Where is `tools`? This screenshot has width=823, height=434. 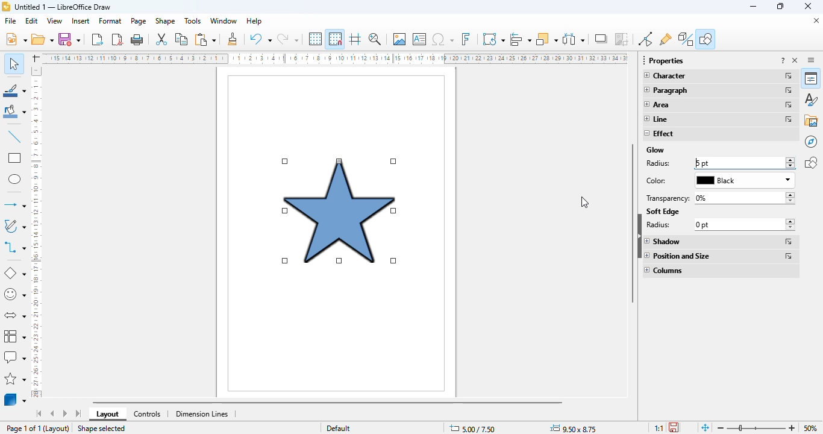 tools is located at coordinates (193, 21).